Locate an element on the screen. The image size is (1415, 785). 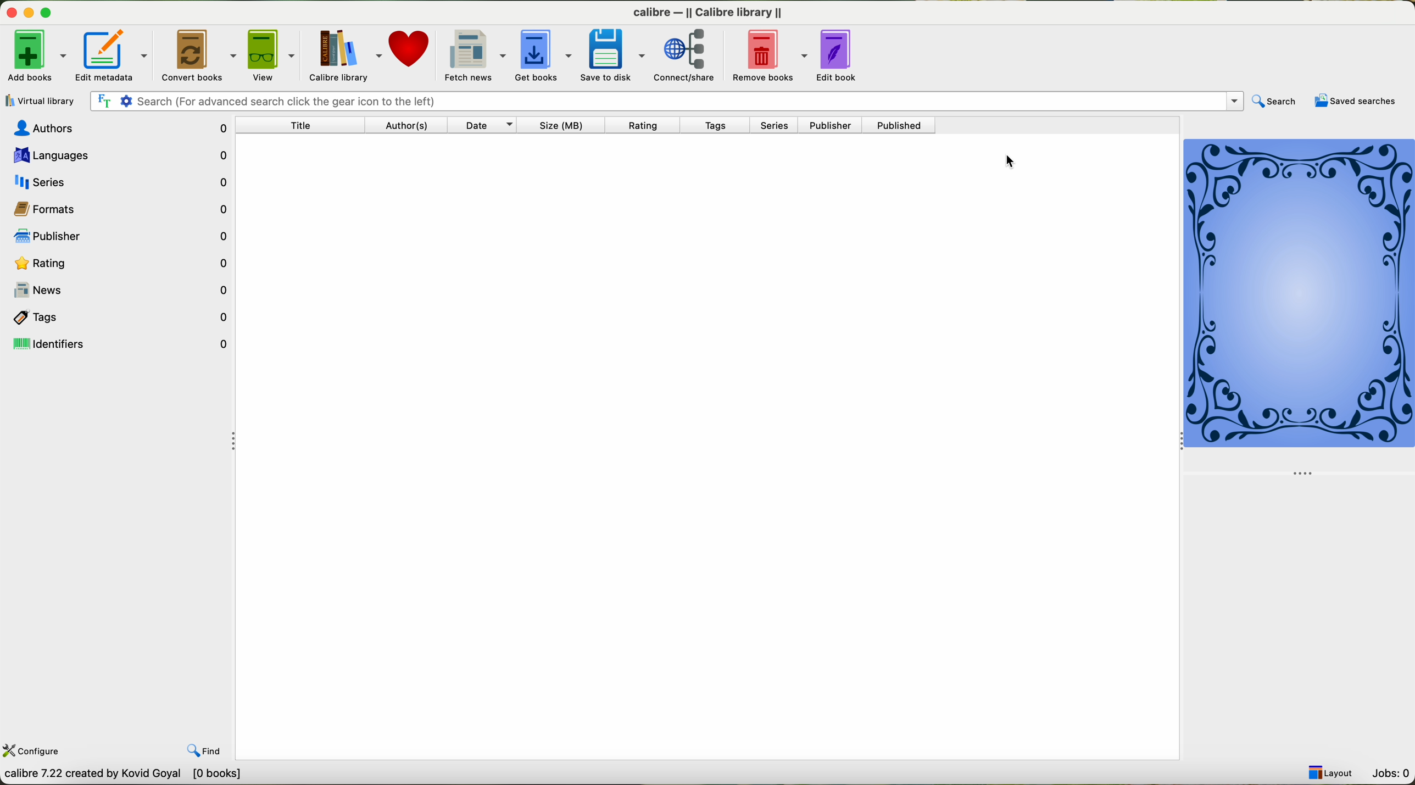
save to disk is located at coordinates (616, 55).